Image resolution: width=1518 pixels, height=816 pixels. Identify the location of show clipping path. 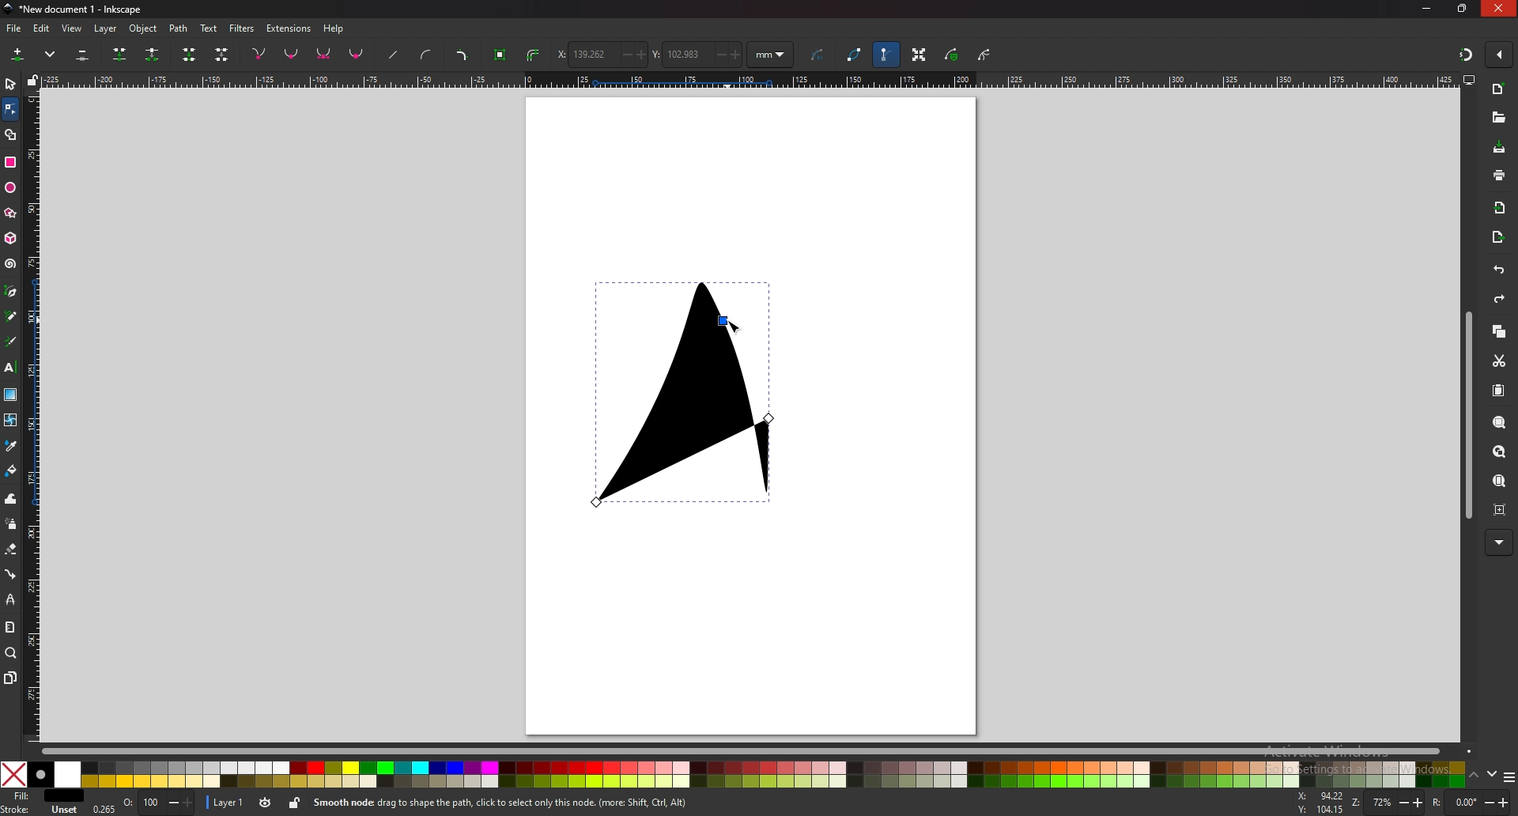
(984, 55).